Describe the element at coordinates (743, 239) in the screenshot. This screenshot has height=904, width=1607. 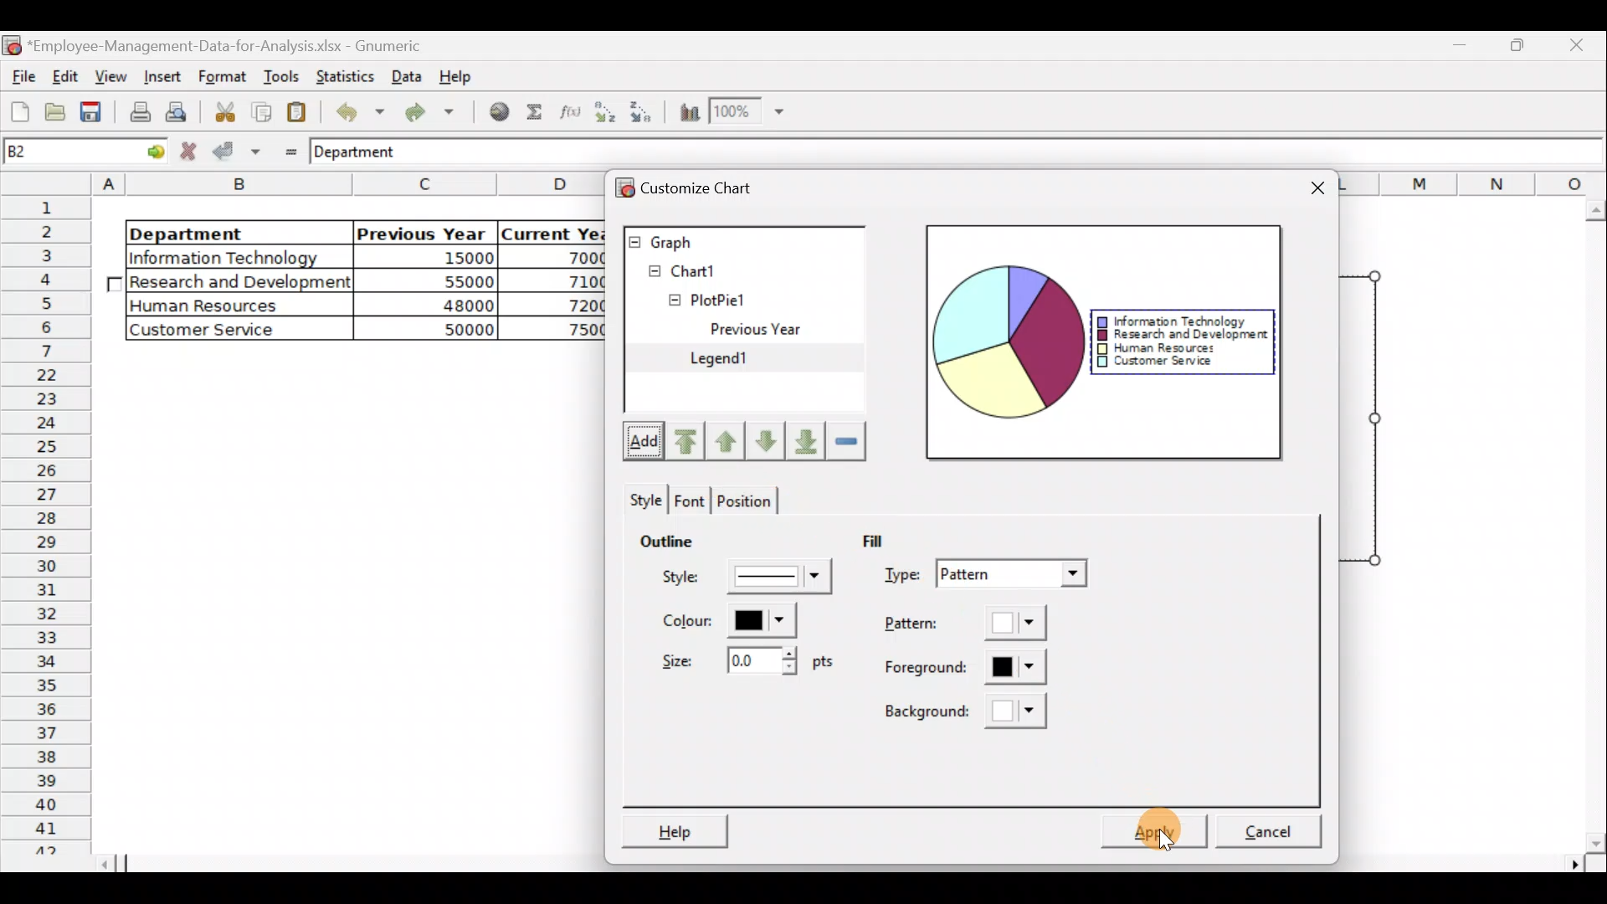
I see `Graph` at that location.